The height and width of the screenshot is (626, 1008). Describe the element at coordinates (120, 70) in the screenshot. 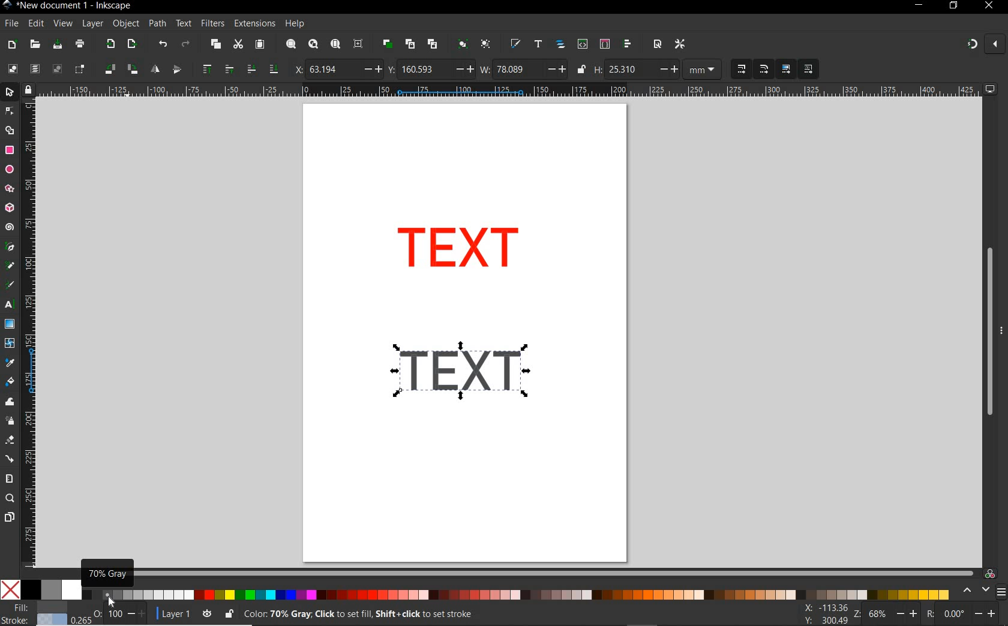

I see `object rotate` at that location.